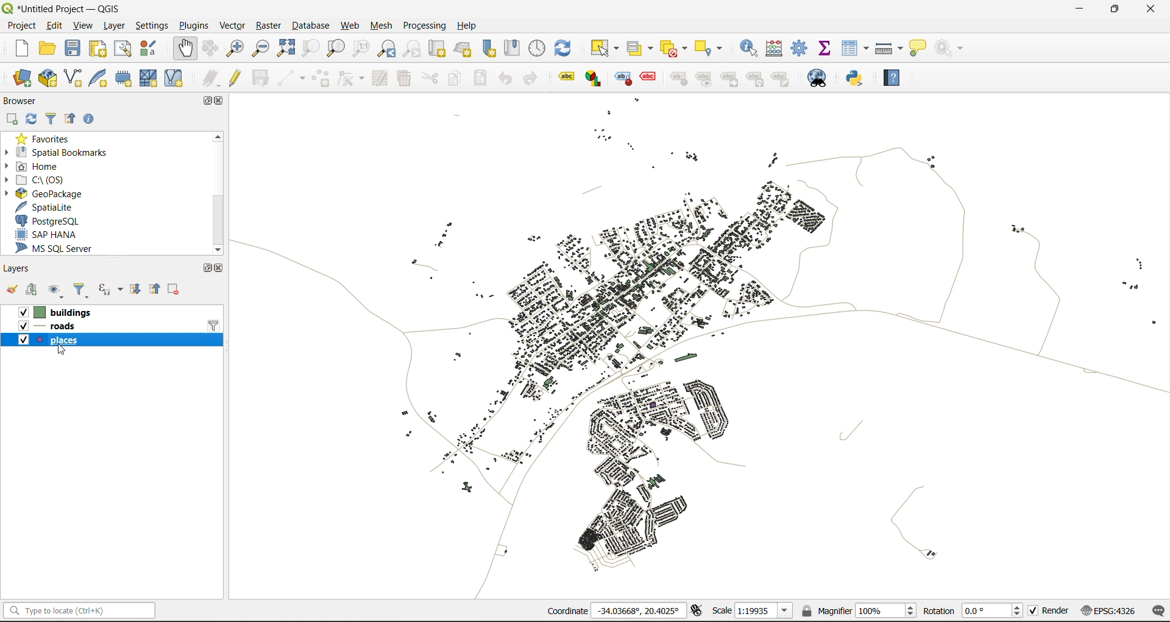 The width and height of the screenshot is (1170, 622). Describe the element at coordinates (921, 49) in the screenshot. I see `show tips` at that location.